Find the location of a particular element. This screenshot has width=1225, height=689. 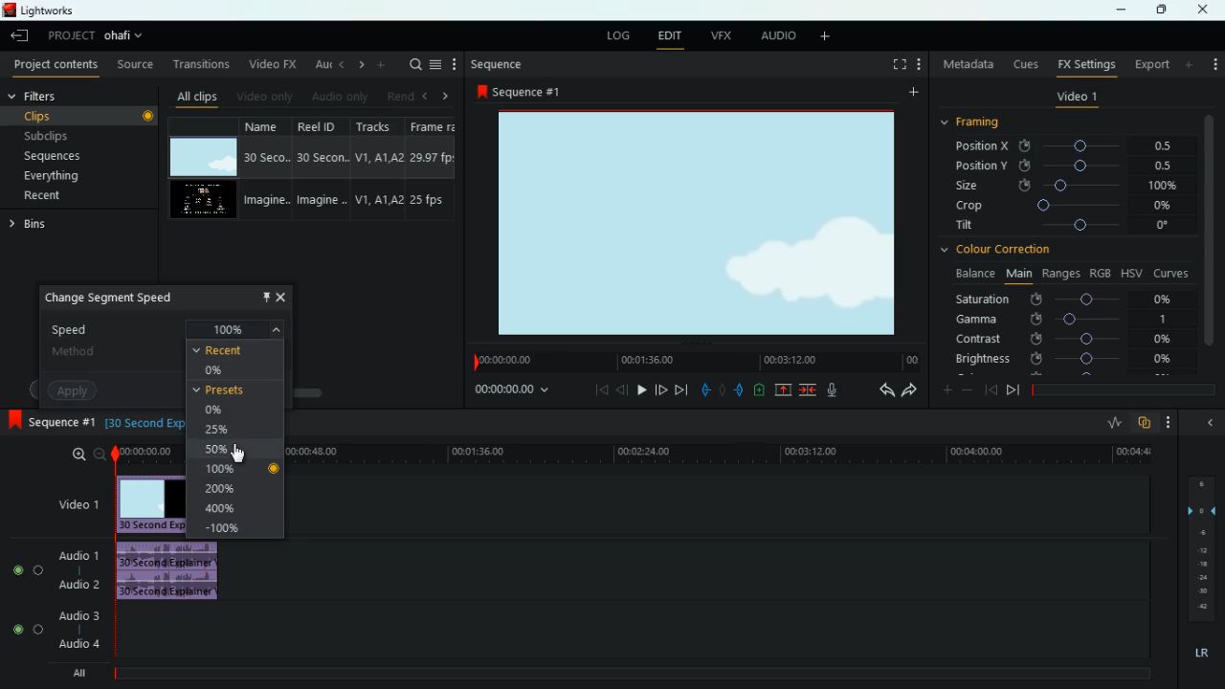

colour correction is located at coordinates (1000, 252).